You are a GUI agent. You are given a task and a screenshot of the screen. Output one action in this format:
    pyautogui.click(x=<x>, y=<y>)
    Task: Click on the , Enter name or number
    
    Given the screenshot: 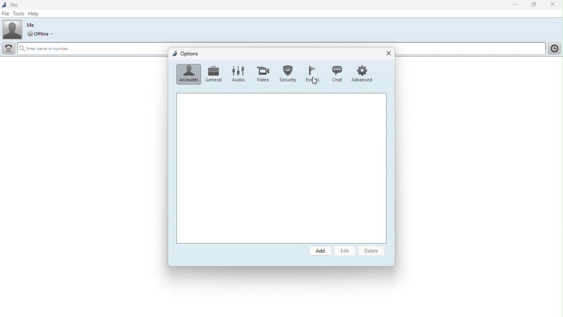 What is the action you would take?
    pyautogui.click(x=48, y=48)
    